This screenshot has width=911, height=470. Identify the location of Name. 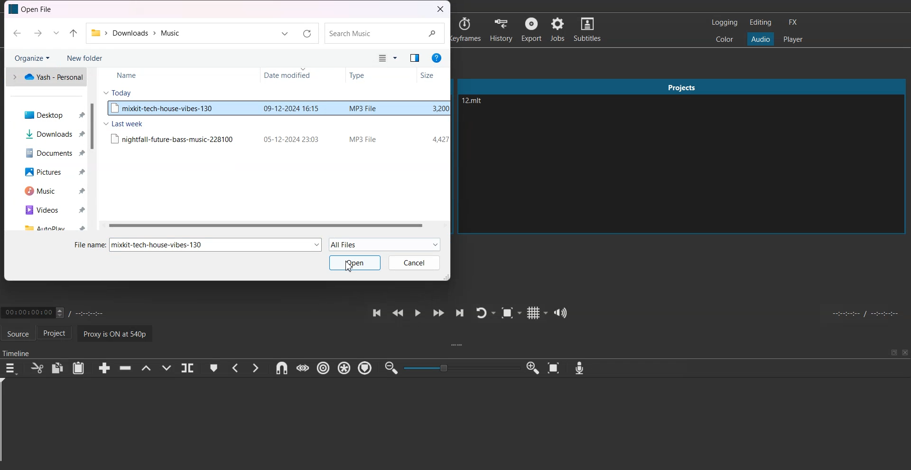
(163, 74).